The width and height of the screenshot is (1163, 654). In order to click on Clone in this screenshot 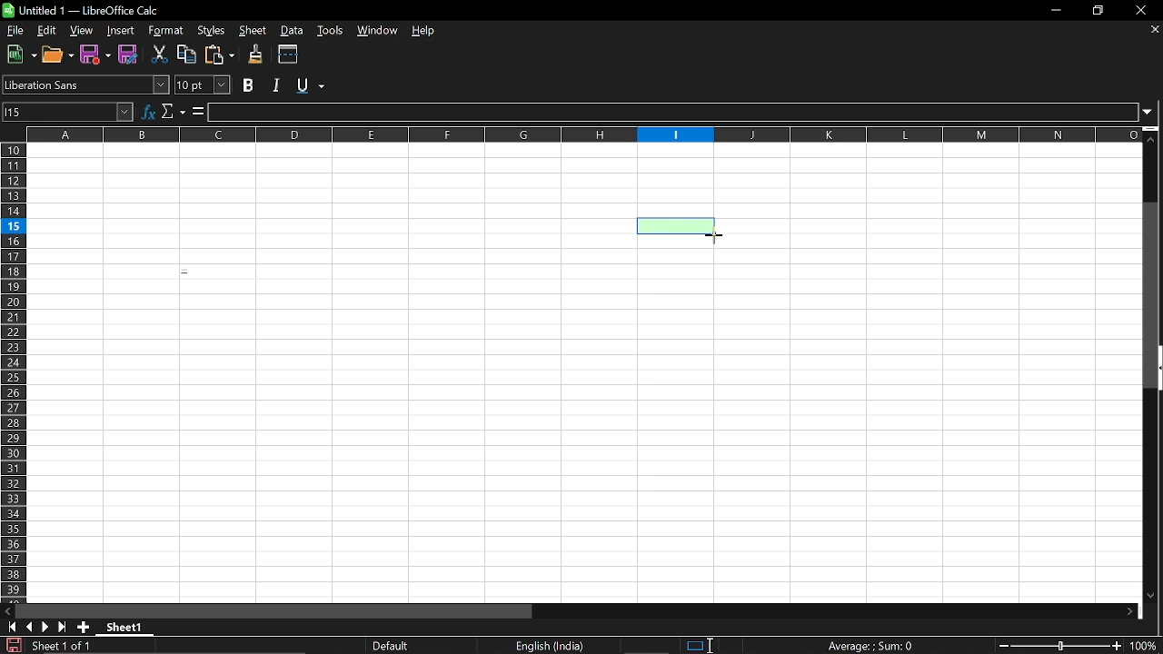, I will do `click(257, 54)`.